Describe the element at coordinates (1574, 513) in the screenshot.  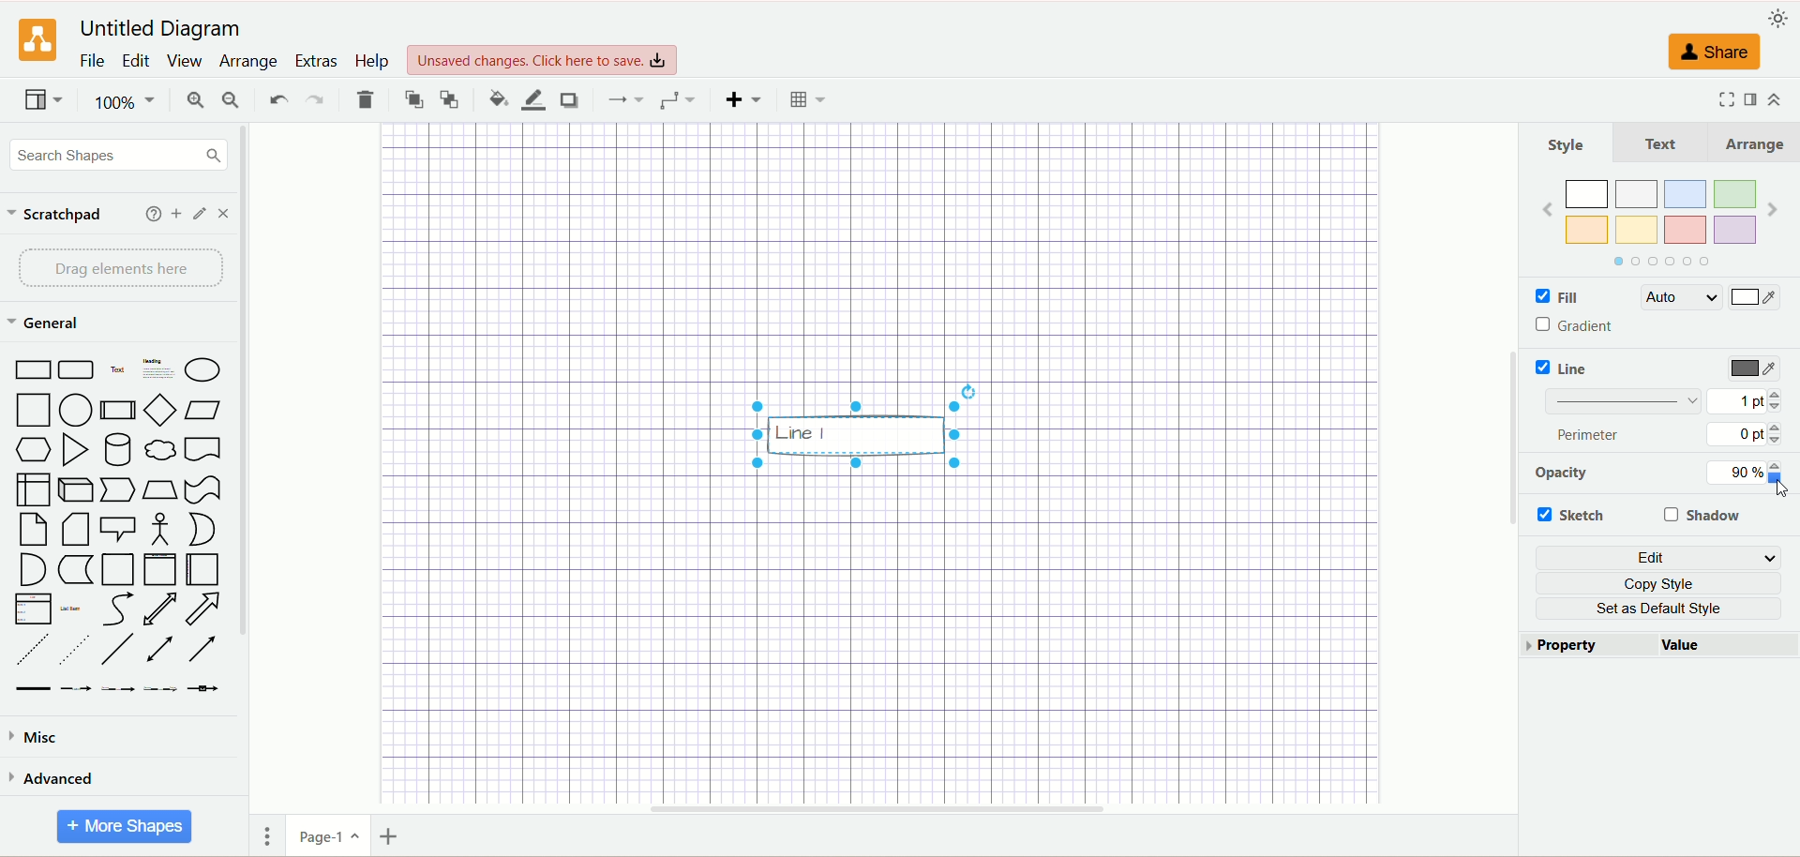
I see `sketch` at that location.